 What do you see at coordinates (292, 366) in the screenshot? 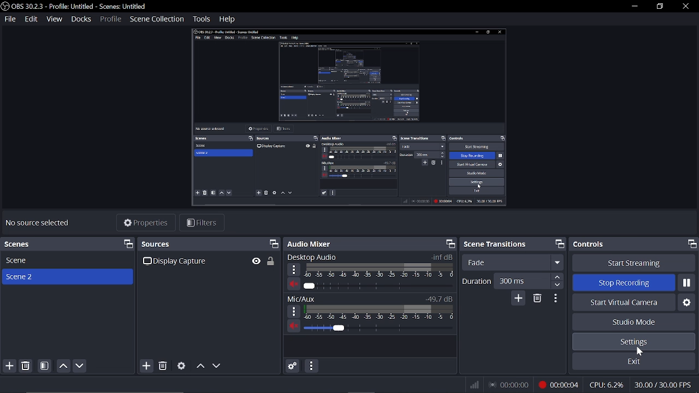
I see `advanced audio properties` at bounding box center [292, 366].